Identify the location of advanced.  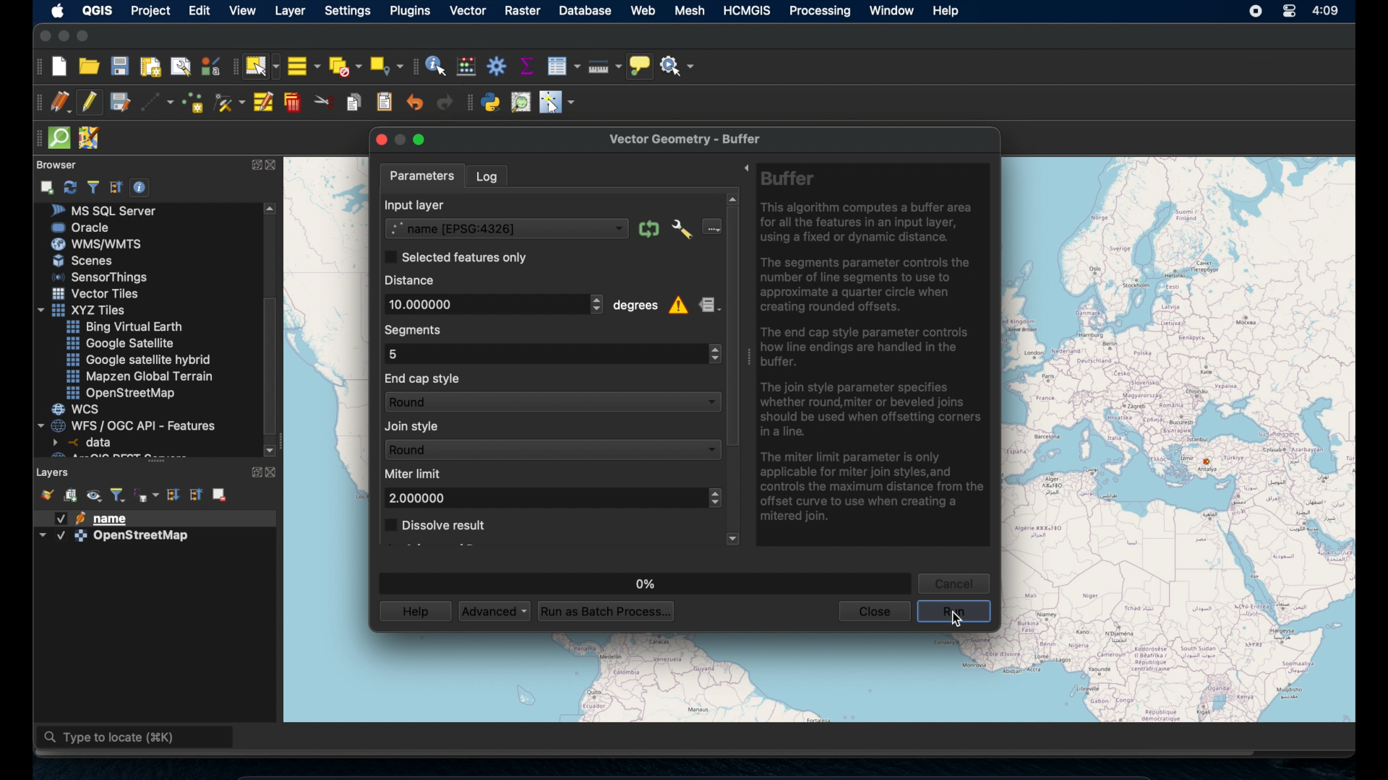
(492, 610).